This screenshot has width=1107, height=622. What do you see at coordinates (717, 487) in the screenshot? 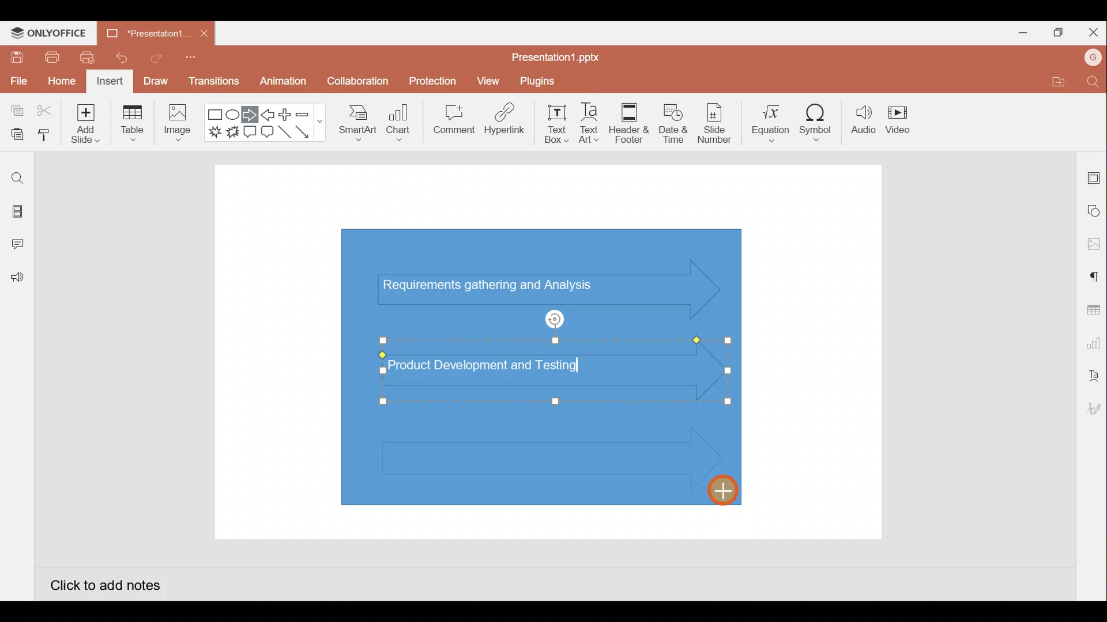
I see `Cursor on 3rd inserted right arrow shape` at bounding box center [717, 487].